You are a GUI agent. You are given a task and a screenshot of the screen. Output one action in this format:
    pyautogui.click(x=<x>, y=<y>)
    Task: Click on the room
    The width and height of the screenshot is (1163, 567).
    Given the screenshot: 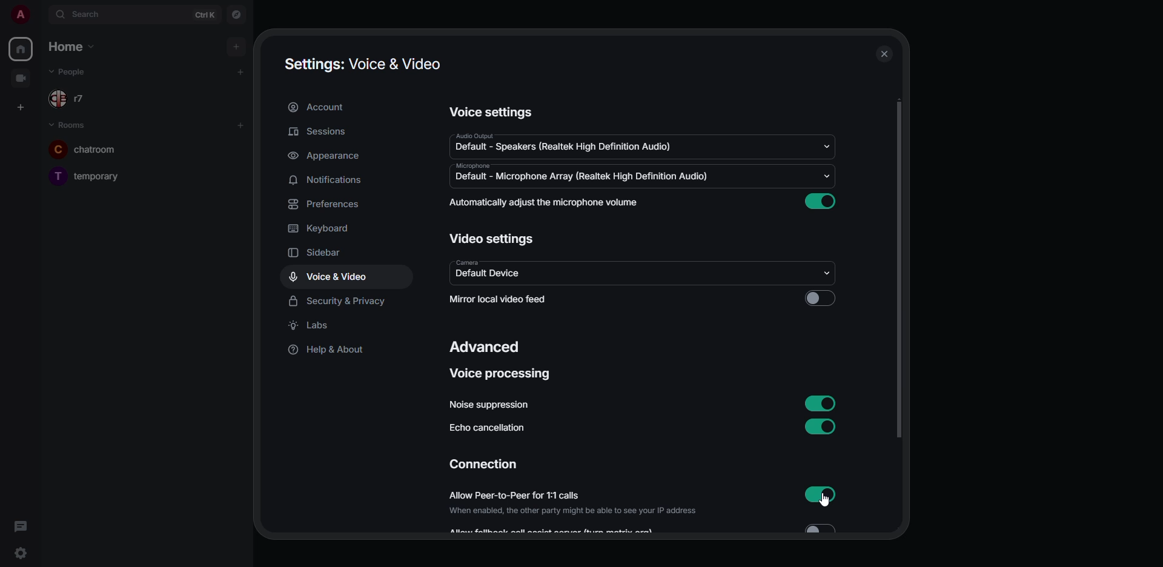 What is the action you would take?
    pyautogui.click(x=93, y=174)
    